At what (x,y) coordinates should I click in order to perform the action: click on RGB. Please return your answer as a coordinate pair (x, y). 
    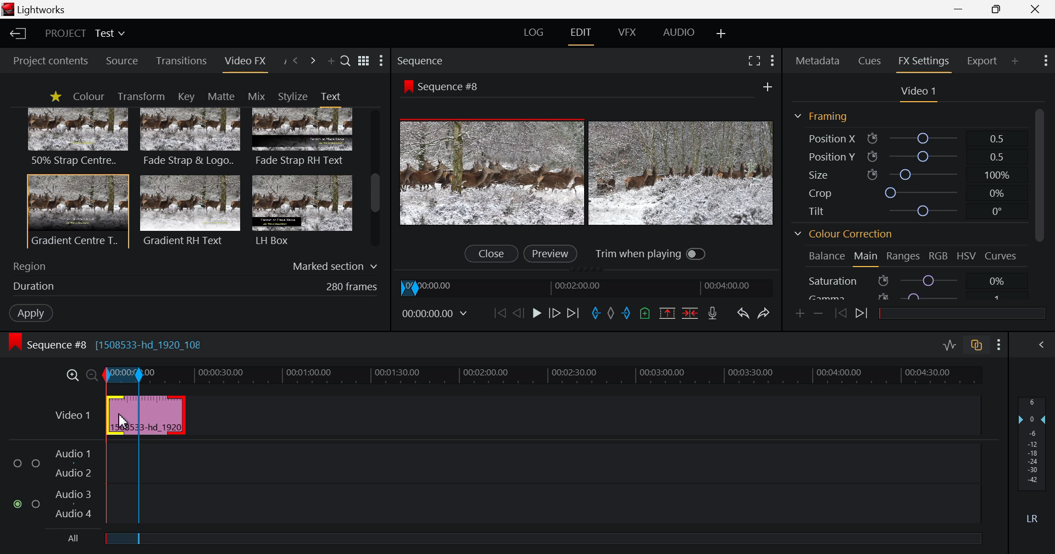
    Looking at the image, I should click on (939, 258).